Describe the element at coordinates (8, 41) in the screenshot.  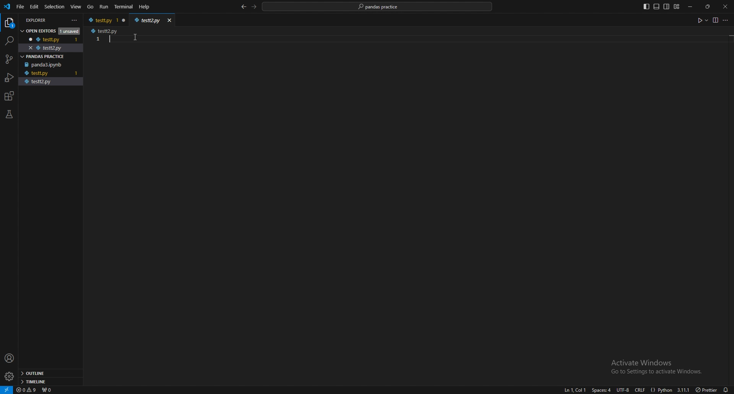
I see `search` at that location.